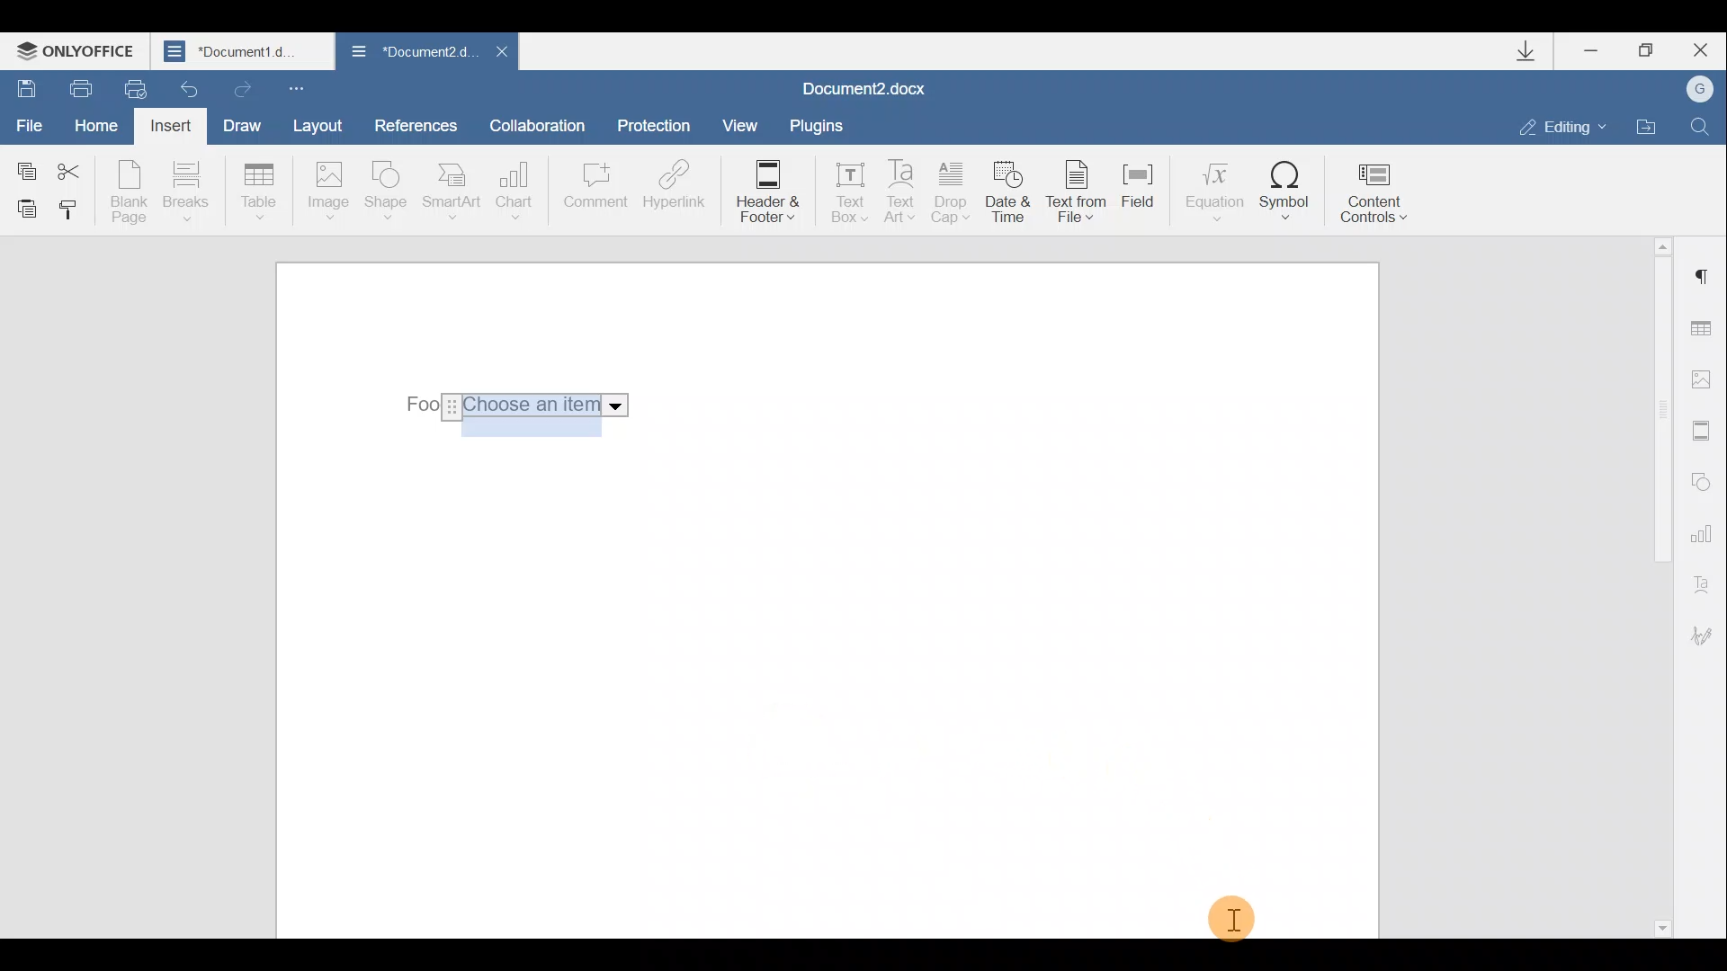 The image size is (1727, 971). I want to click on Header & footer settings, so click(1705, 430).